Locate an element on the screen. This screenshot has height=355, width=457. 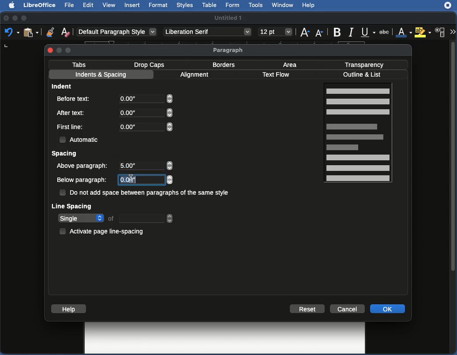
Form is located at coordinates (233, 6).